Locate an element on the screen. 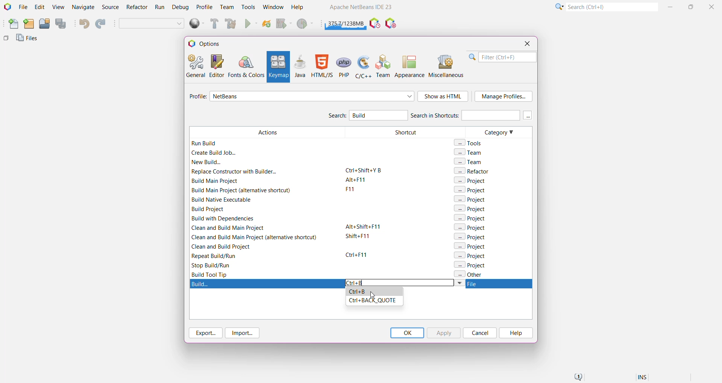 The width and height of the screenshot is (722, 383). Files is located at coordinates (28, 40).